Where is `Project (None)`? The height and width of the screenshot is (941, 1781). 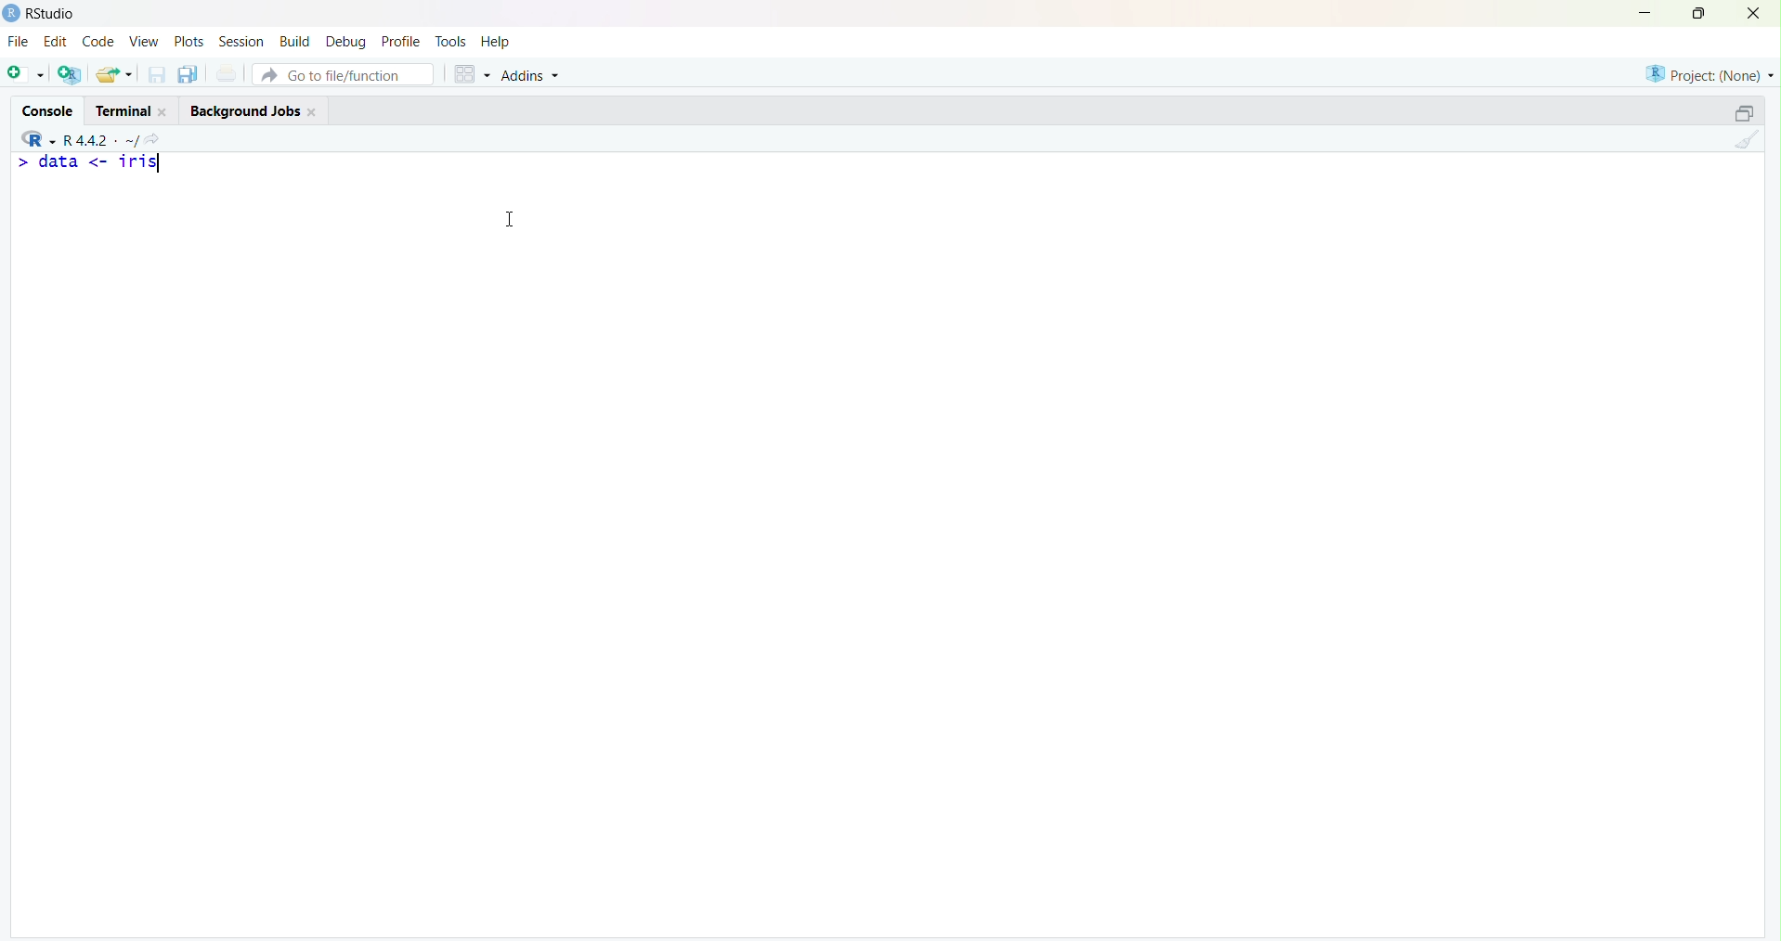 Project (None) is located at coordinates (1708, 73).